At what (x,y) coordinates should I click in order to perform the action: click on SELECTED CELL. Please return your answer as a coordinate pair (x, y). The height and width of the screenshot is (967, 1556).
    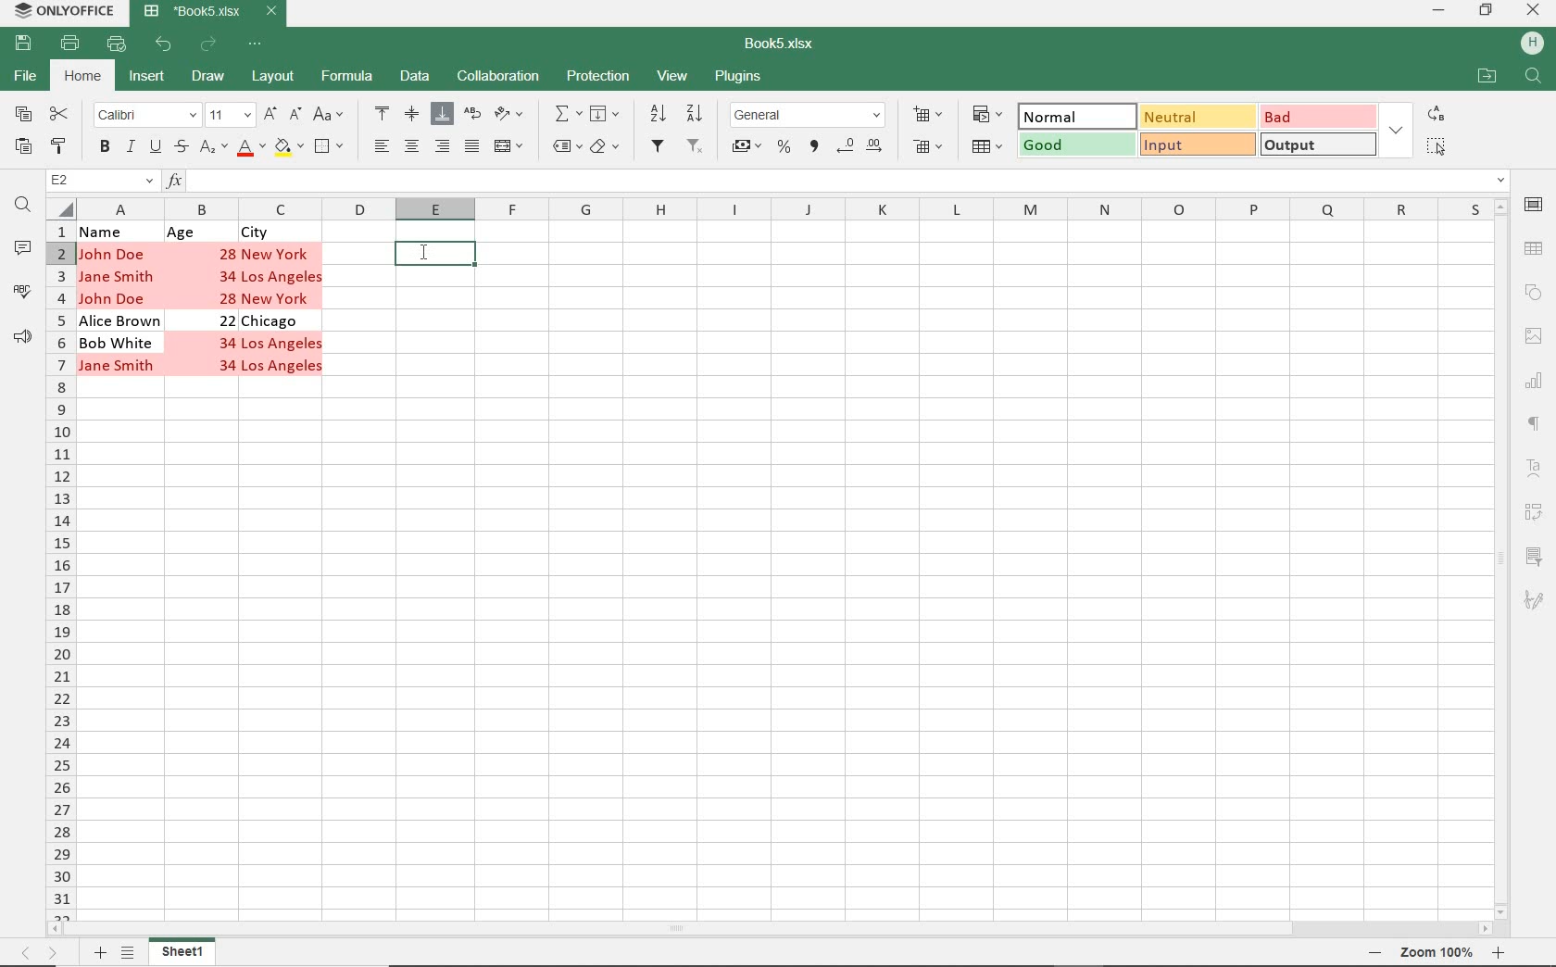
    Looking at the image, I should click on (444, 259).